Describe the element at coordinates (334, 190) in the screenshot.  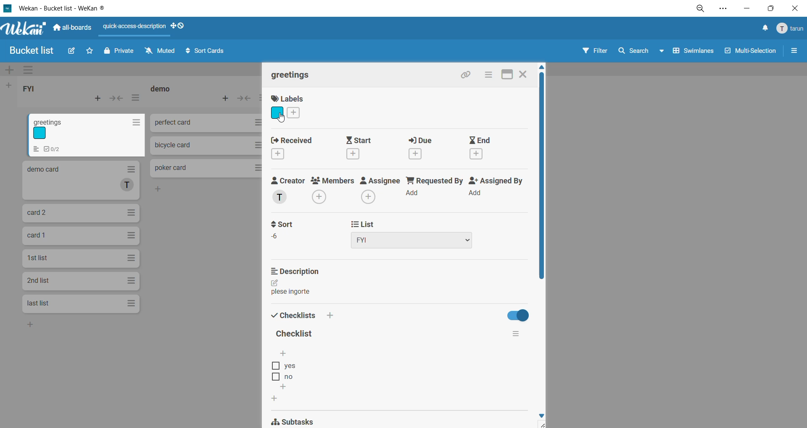
I see `members` at that location.